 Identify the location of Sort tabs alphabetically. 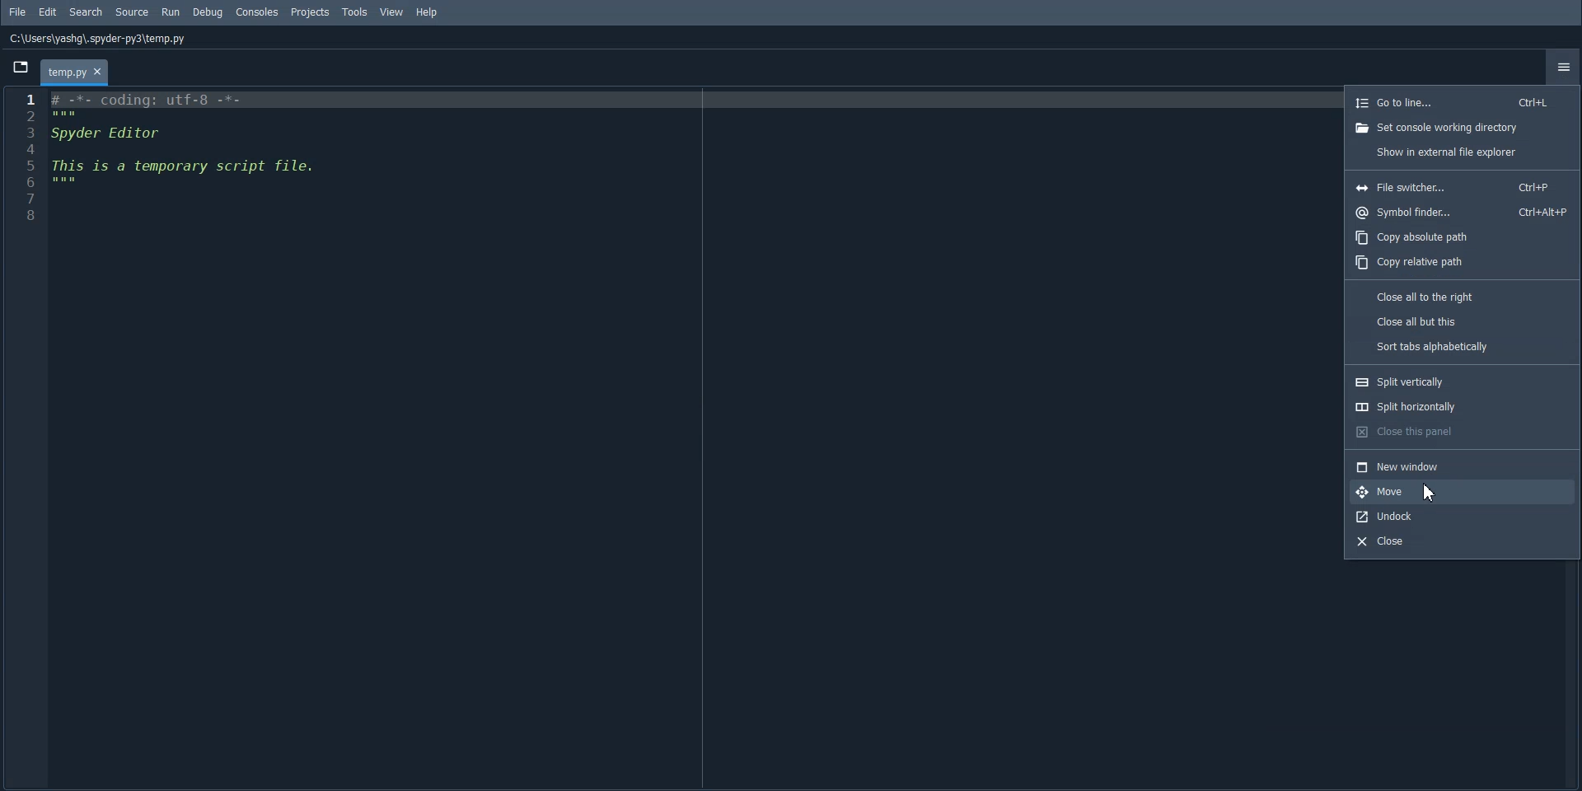
(1463, 346).